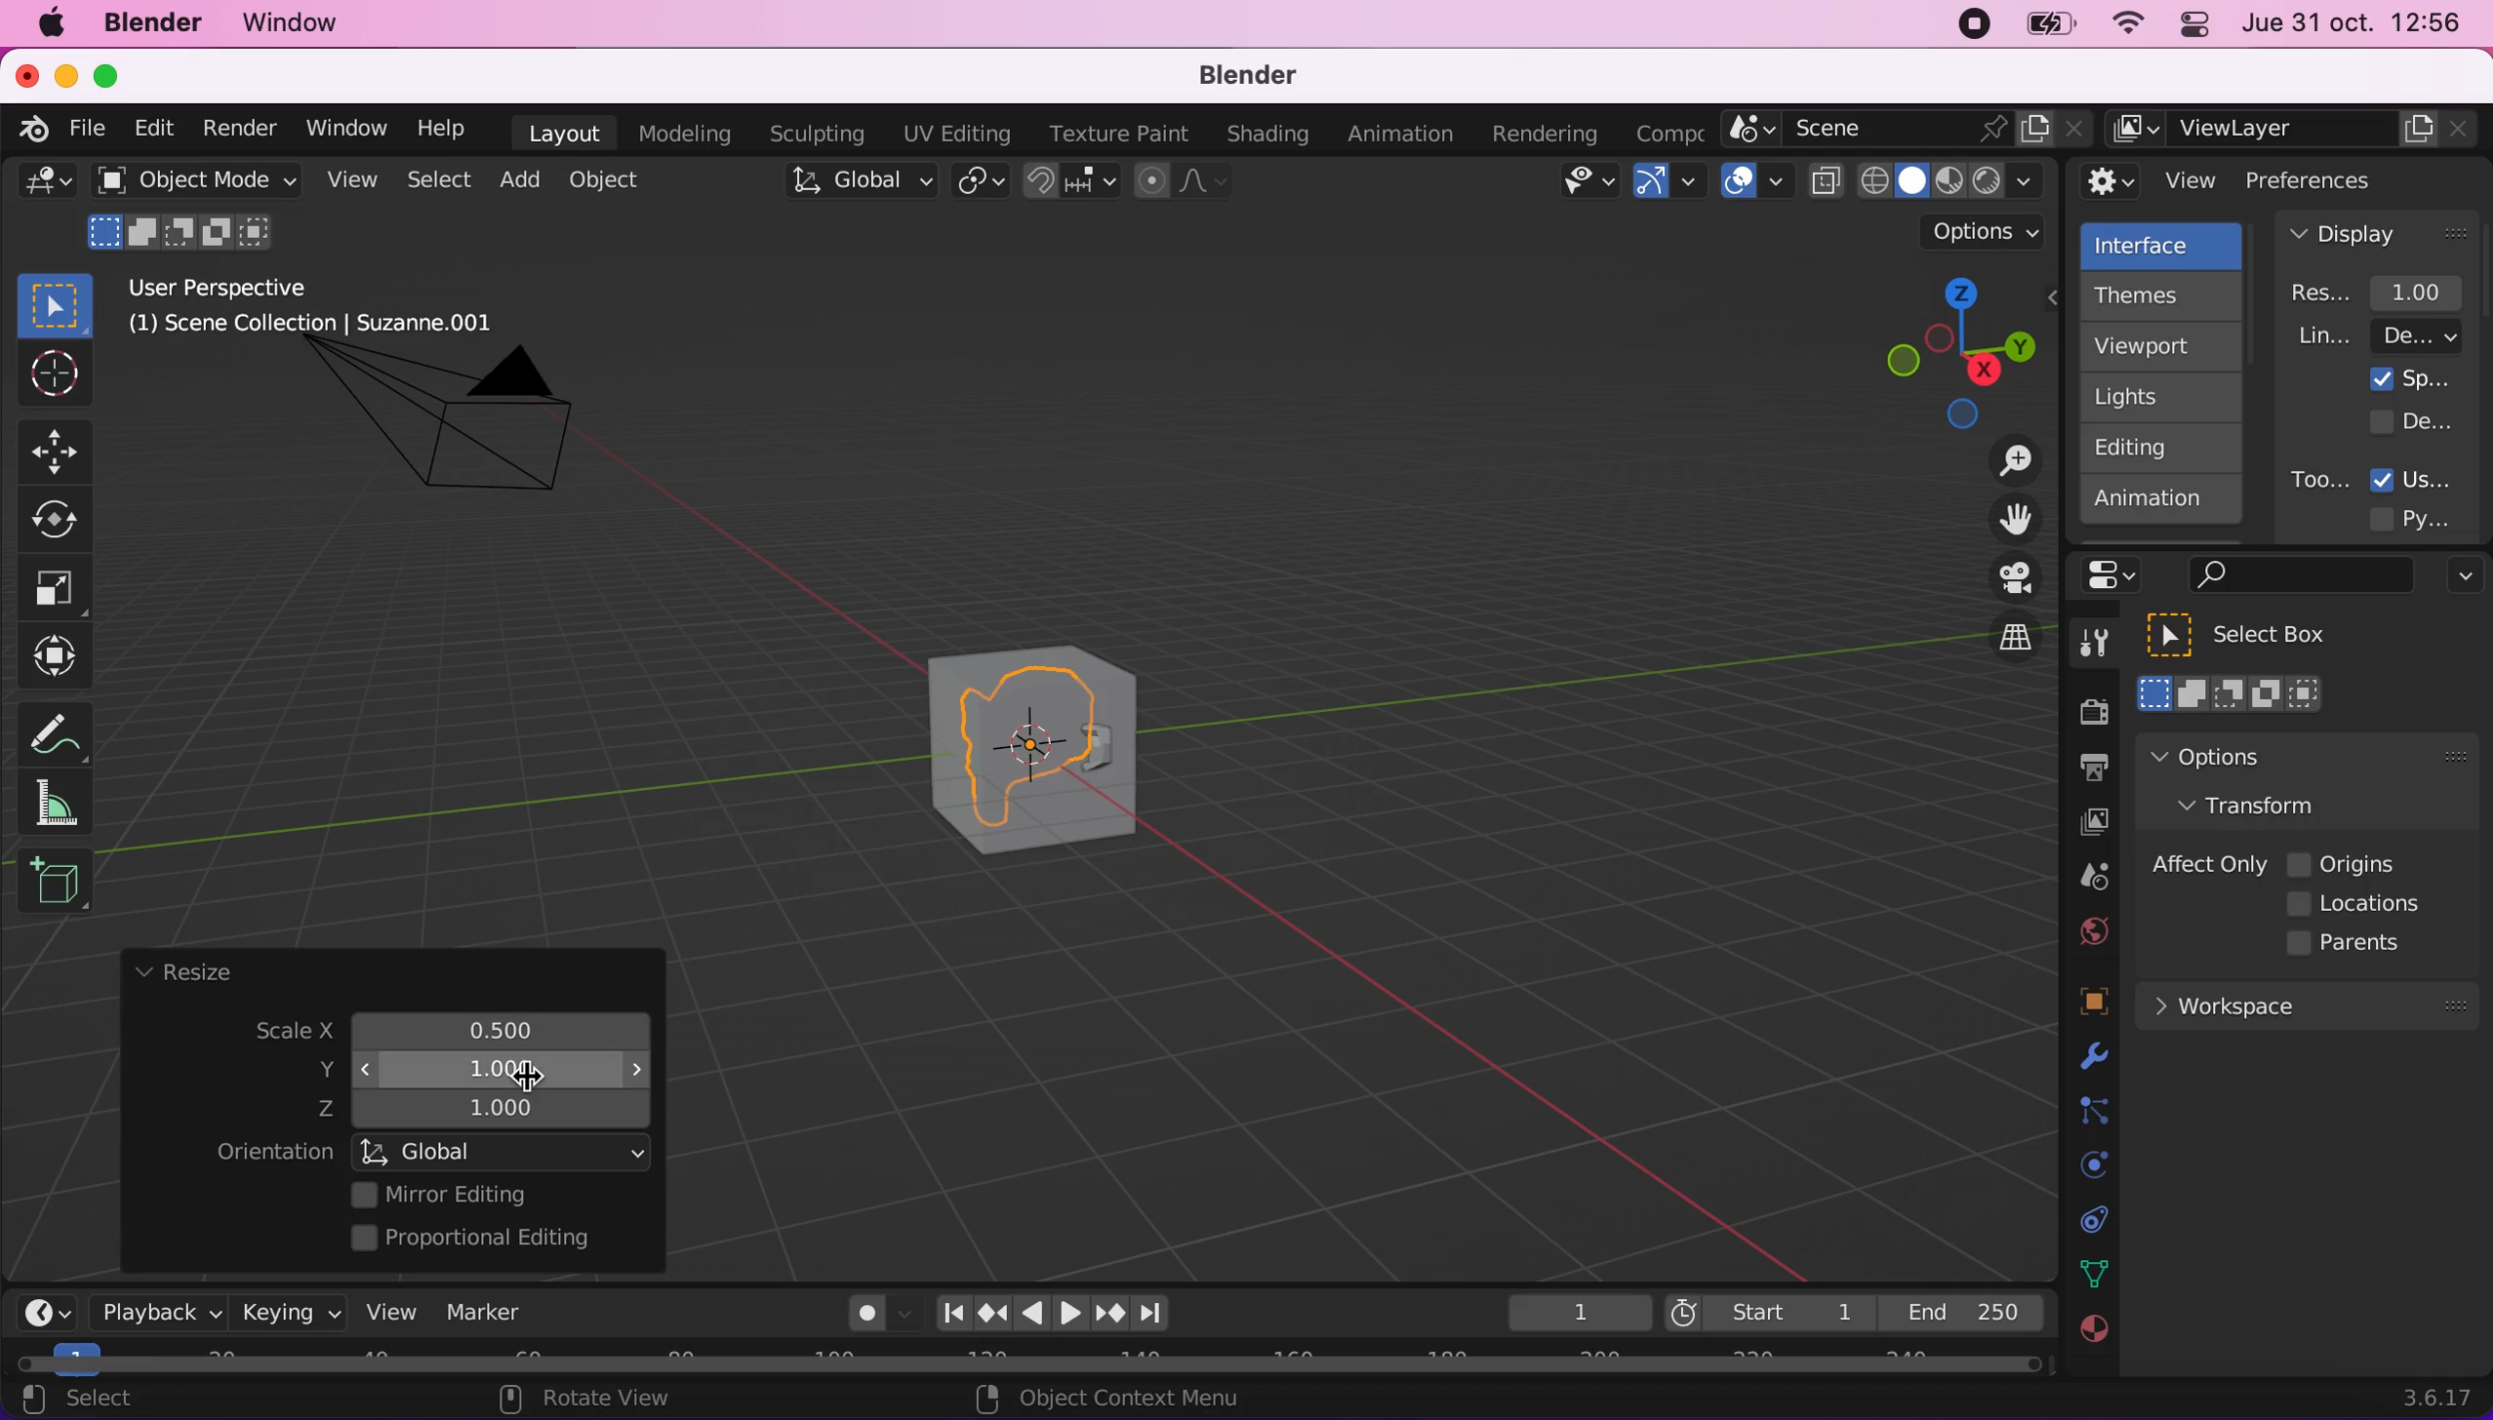  I want to click on render, so click(238, 130).